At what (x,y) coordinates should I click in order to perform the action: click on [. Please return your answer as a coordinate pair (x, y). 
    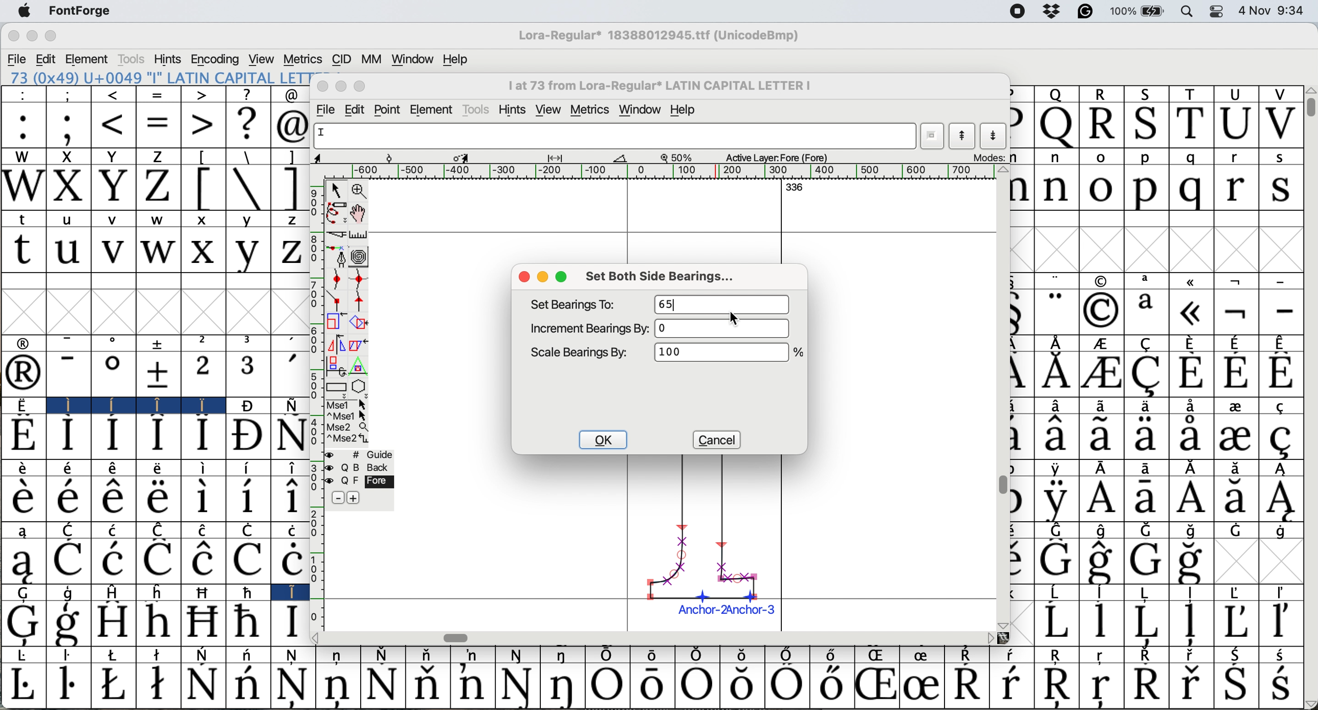
    Looking at the image, I should click on (203, 188).